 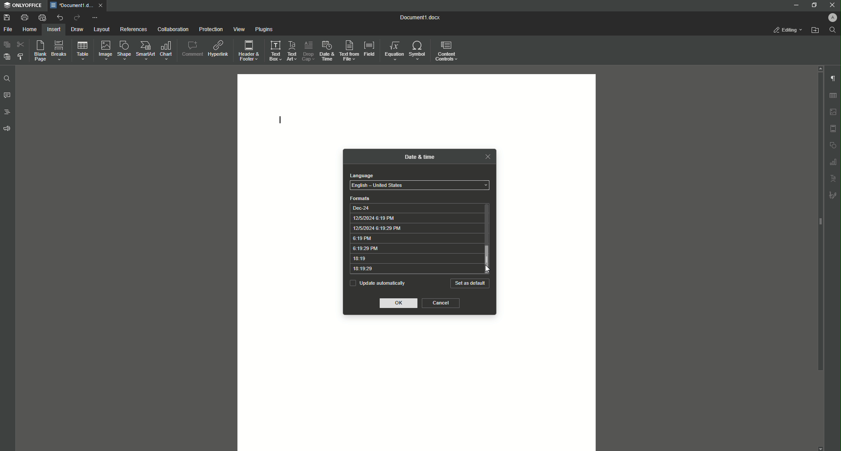 I want to click on Drop Cap, so click(x=308, y=50).